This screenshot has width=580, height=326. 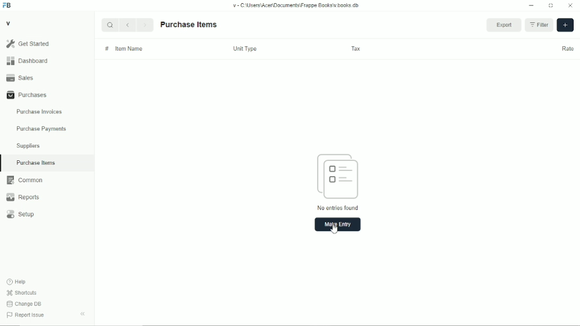 What do you see at coordinates (570, 5) in the screenshot?
I see `Close` at bounding box center [570, 5].